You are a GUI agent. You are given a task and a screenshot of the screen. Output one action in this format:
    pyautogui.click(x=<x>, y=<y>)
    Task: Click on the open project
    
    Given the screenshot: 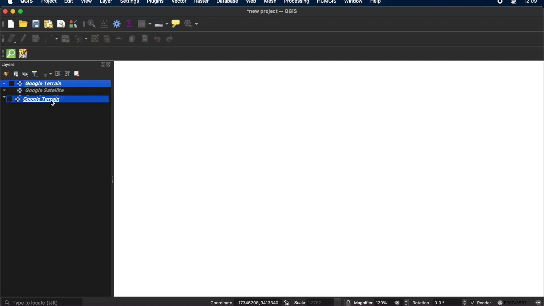 What is the action you would take?
    pyautogui.click(x=24, y=24)
    